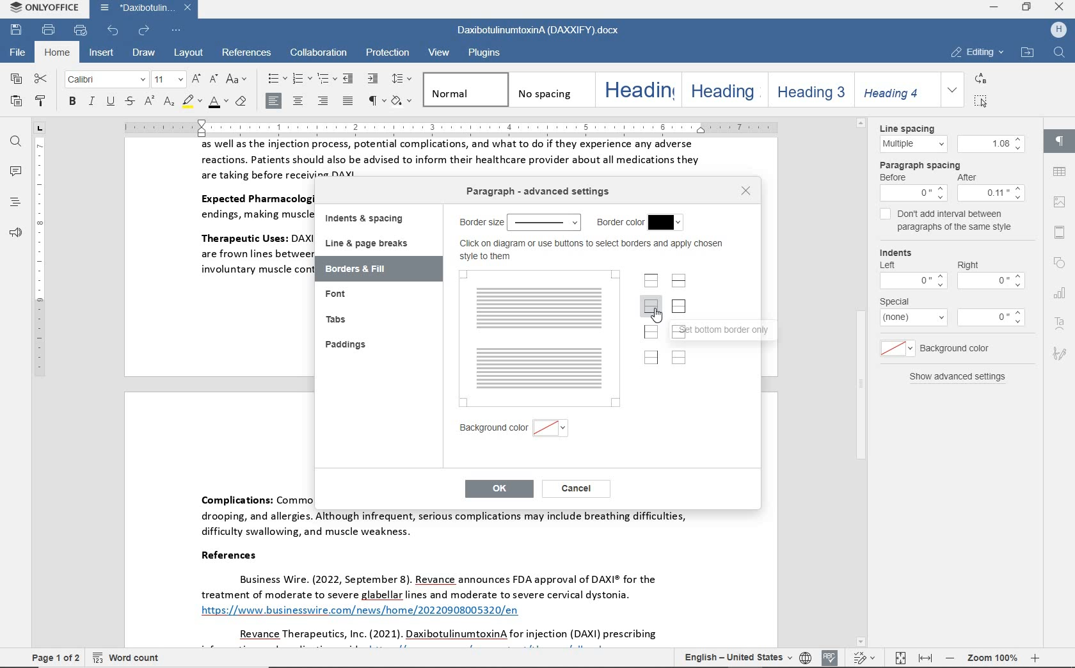 This screenshot has width=1075, height=668. What do you see at coordinates (147, 8) in the screenshot?
I see `document name` at bounding box center [147, 8].